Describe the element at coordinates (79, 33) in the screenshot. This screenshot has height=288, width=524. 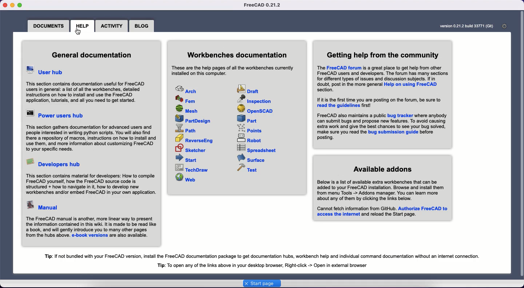
I see `cursor` at that location.